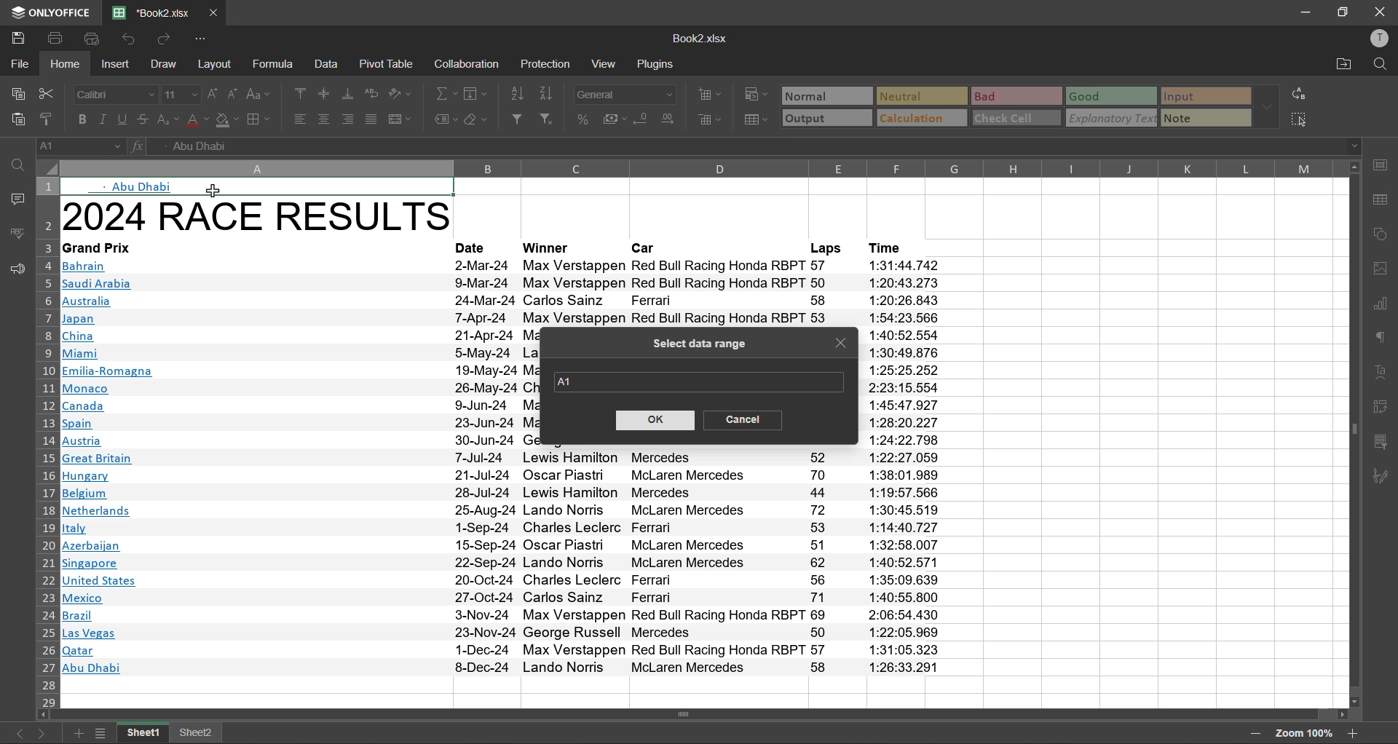 Image resolution: width=1398 pixels, height=744 pixels. What do you see at coordinates (699, 345) in the screenshot?
I see `select data range` at bounding box center [699, 345].